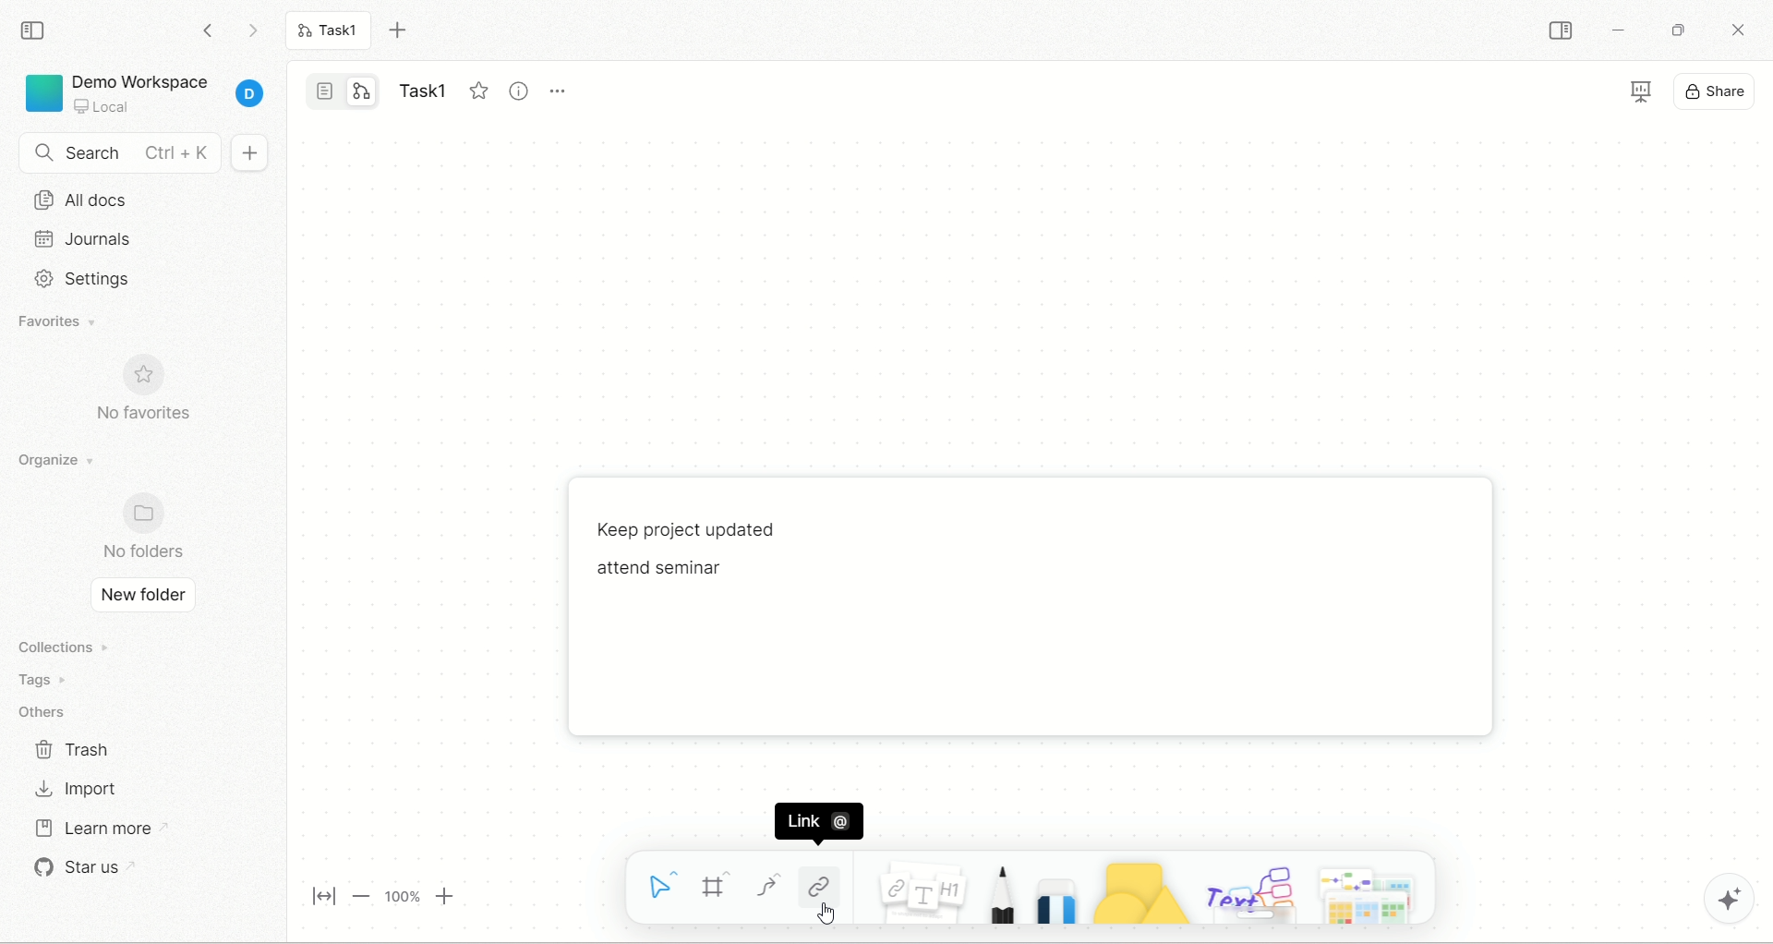  What do you see at coordinates (562, 95) in the screenshot?
I see `more options` at bounding box center [562, 95].